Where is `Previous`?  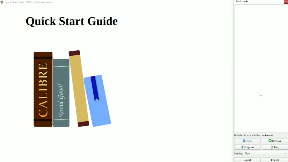
Previous is located at coordinates (247, 147).